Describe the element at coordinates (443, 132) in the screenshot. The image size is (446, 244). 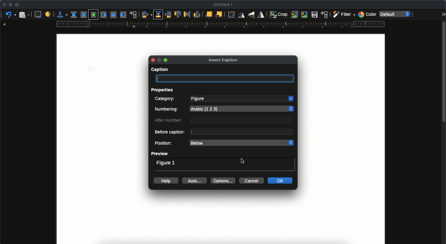
I see `scroll` at that location.